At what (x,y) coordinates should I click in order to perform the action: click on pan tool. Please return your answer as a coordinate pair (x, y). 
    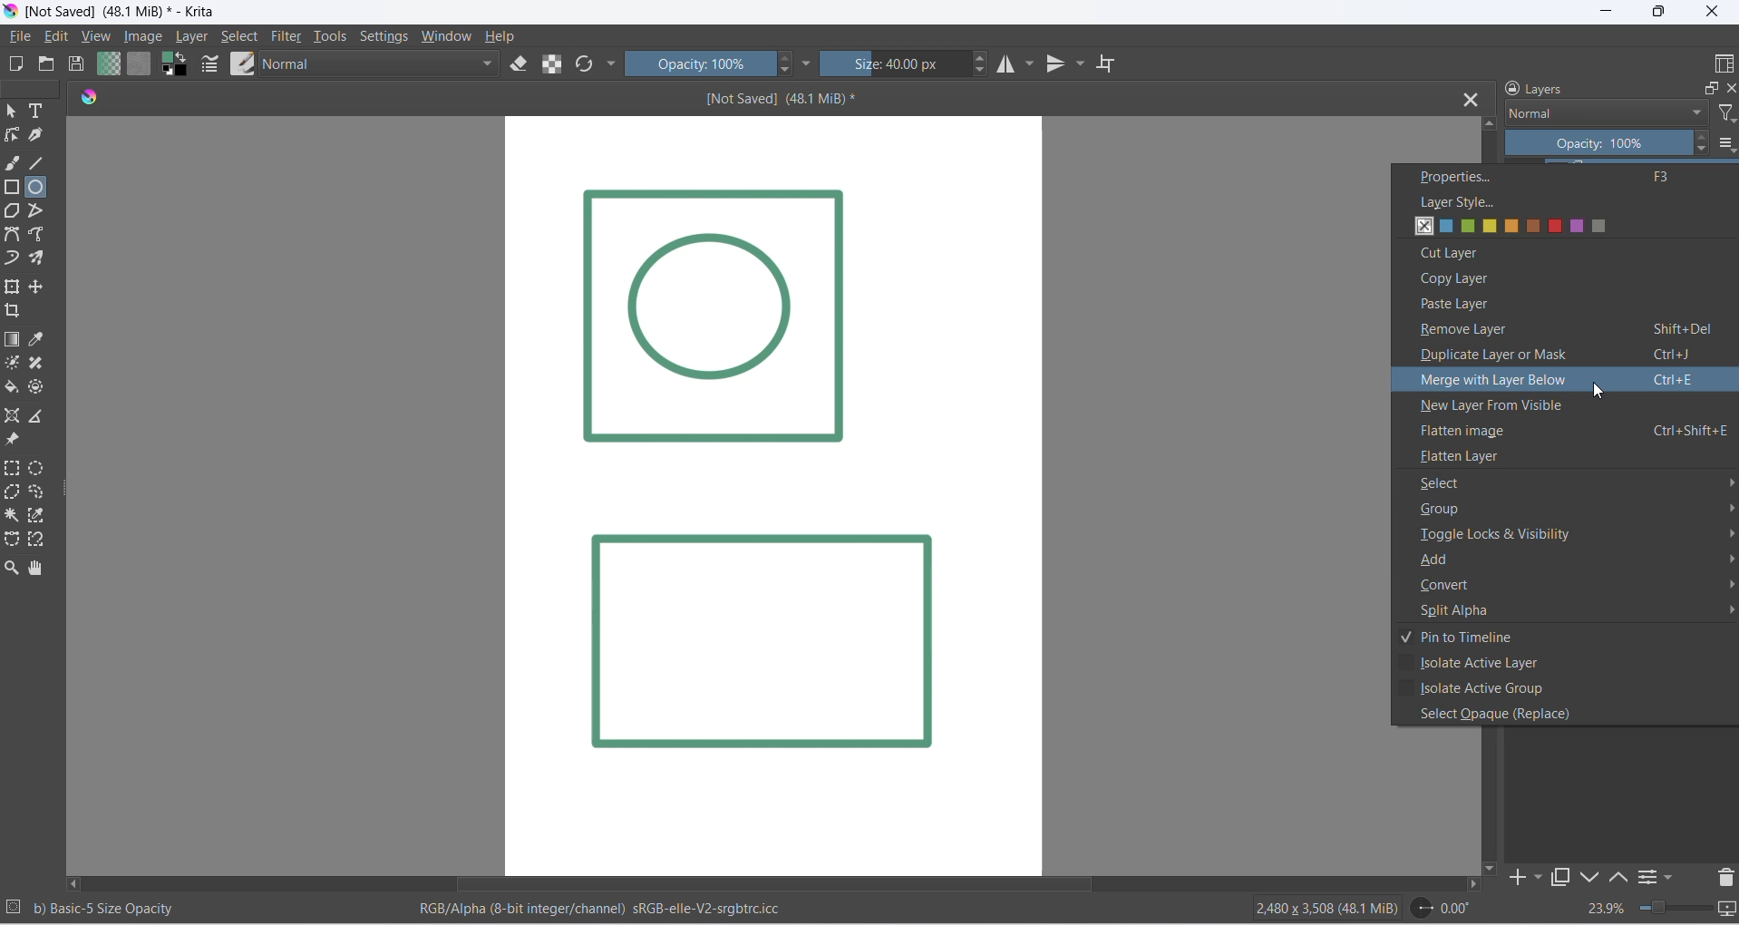
    Looking at the image, I should click on (40, 569).